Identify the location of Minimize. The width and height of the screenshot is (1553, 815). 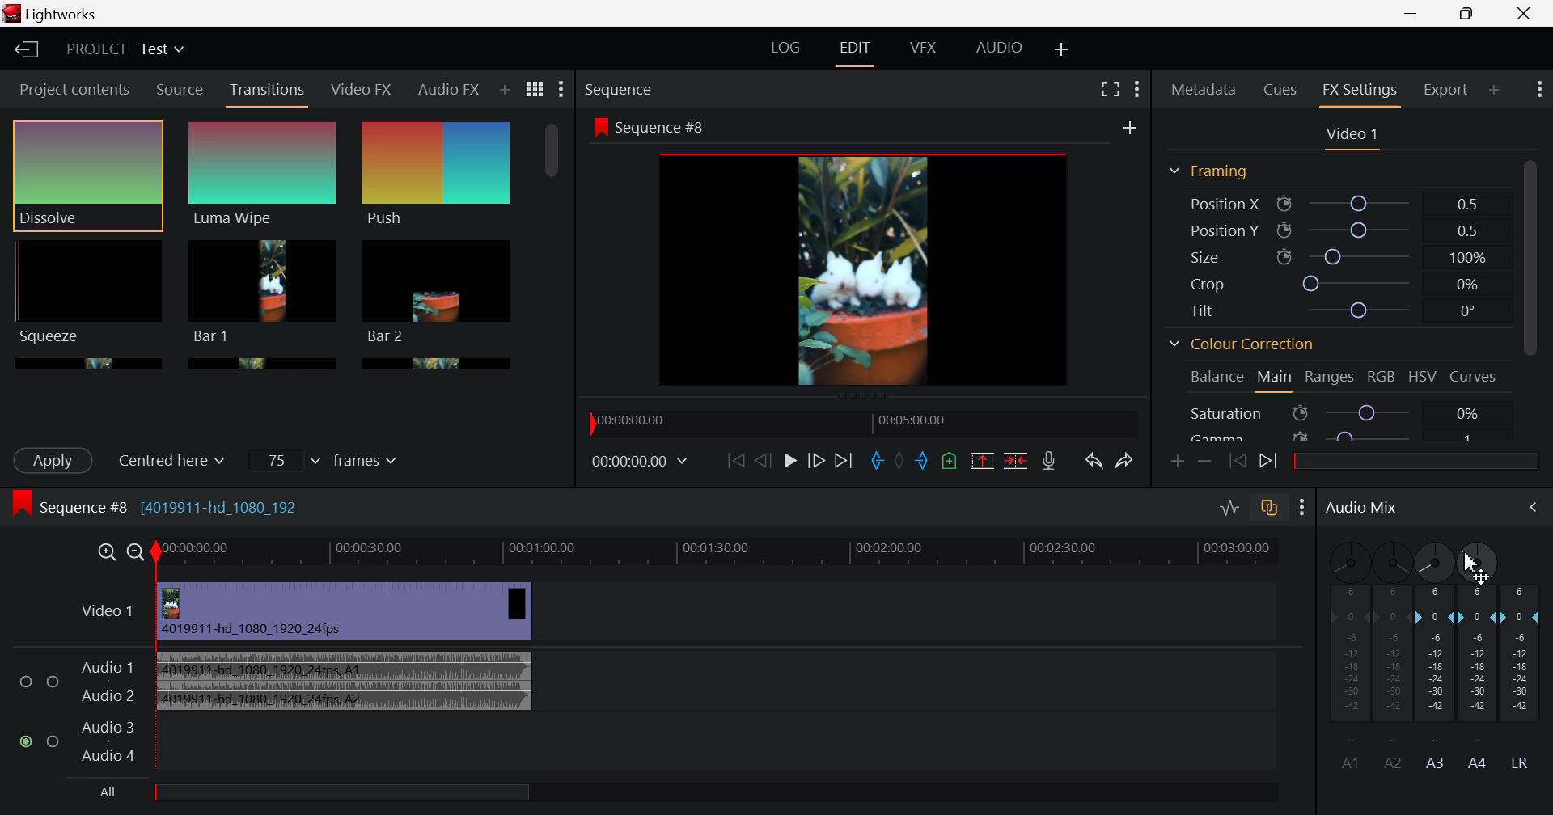
(1471, 14).